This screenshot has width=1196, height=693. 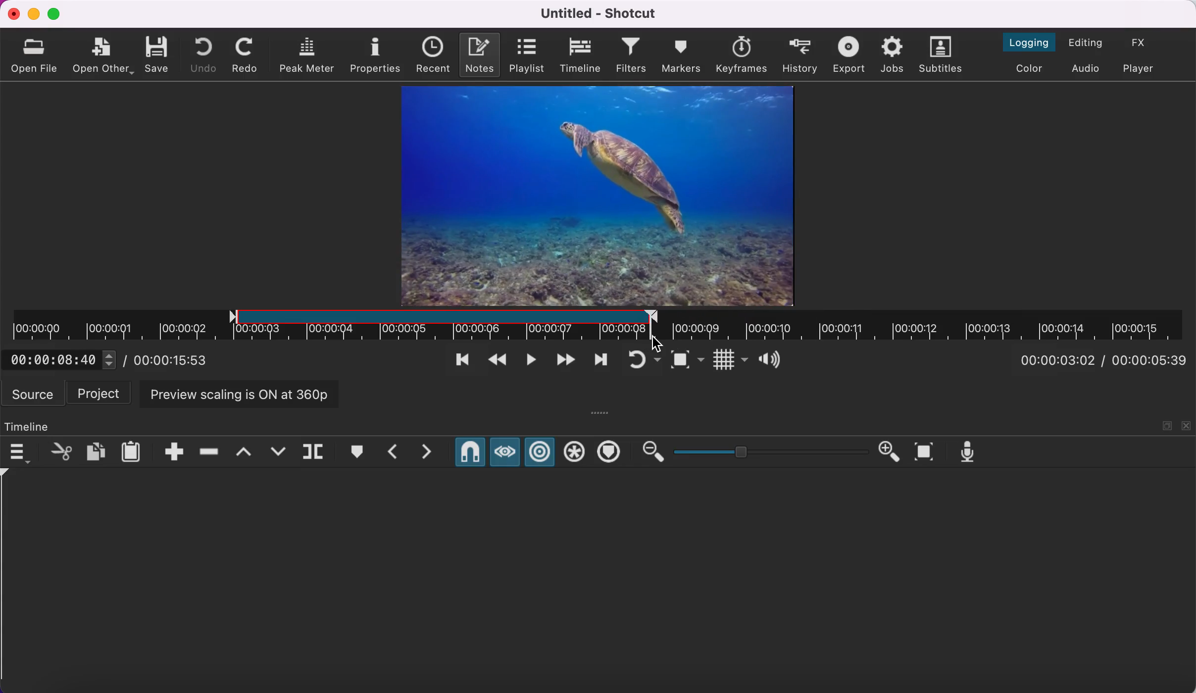 What do you see at coordinates (115, 324) in the screenshot?
I see `unclipped region of timeline` at bounding box center [115, 324].